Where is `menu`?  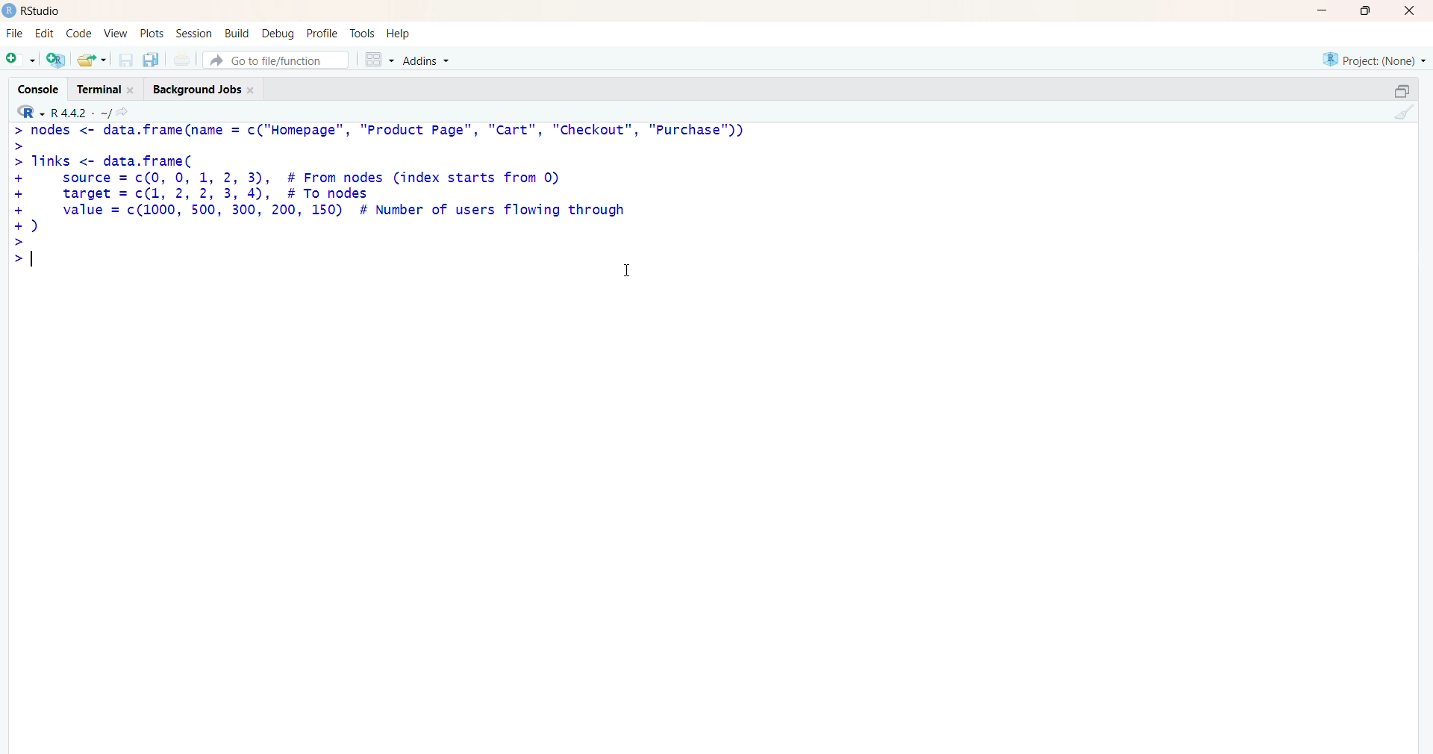
menu is located at coordinates (19, 60).